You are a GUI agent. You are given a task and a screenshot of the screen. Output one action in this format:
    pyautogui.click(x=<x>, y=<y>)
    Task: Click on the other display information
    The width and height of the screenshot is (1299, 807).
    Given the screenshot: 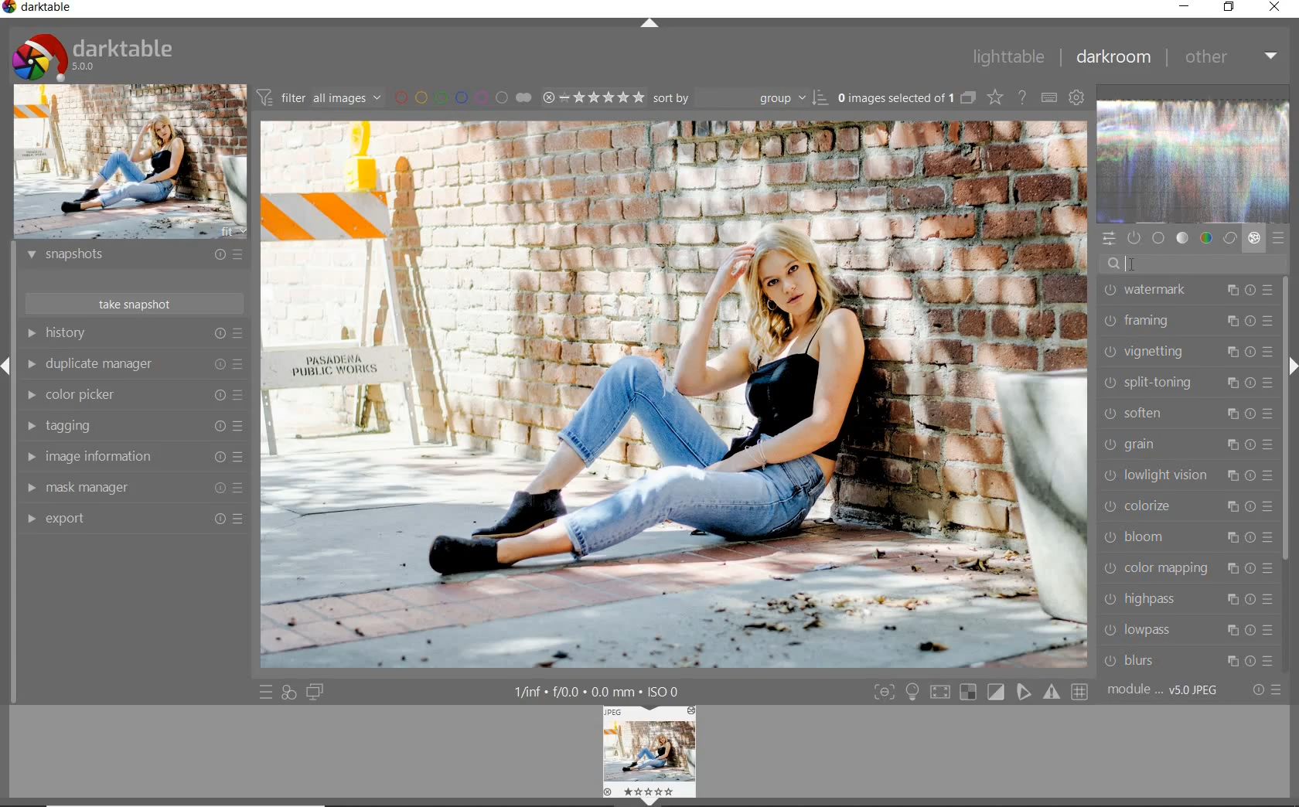 What is the action you would take?
    pyautogui.click(x=599, y=691)
    